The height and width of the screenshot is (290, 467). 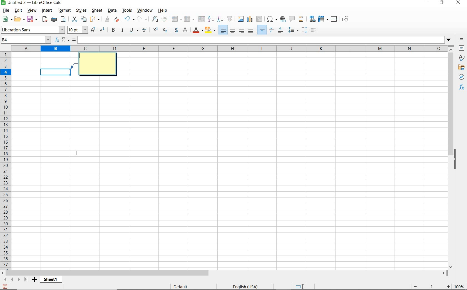 I want to click on Selected cell, so click(x=56, y=72).